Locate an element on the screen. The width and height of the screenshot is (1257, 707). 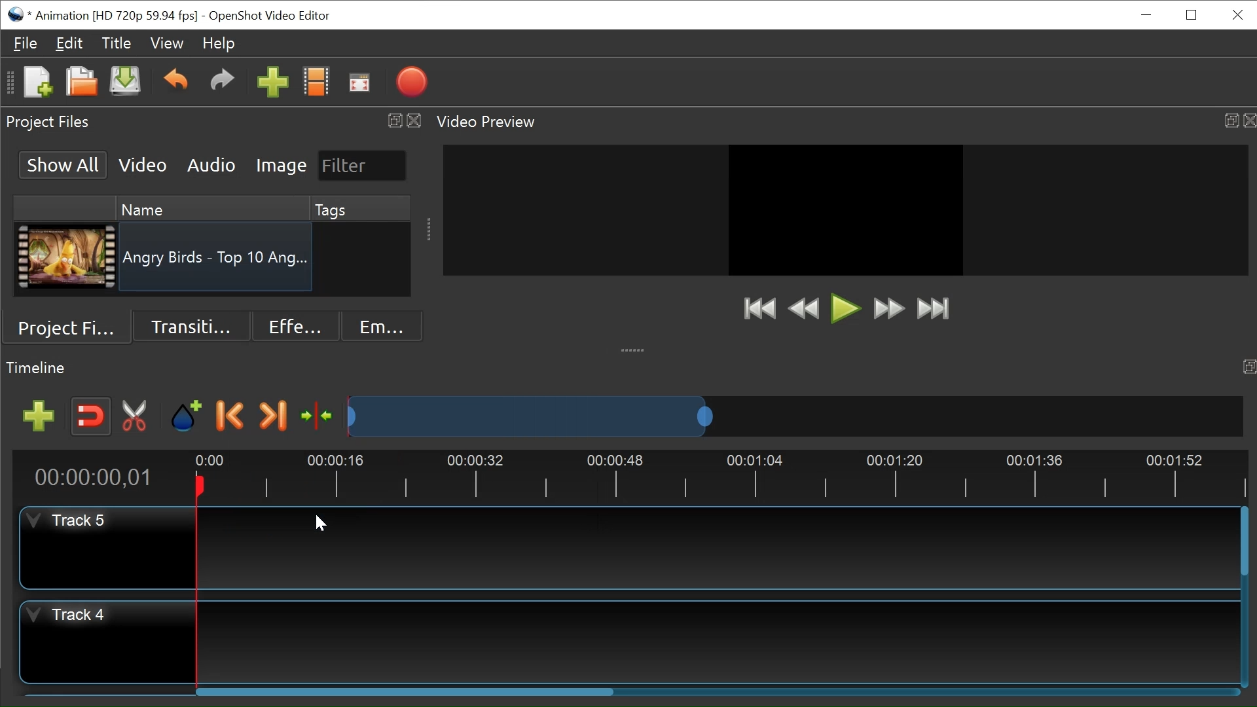
Preview Window is located at coordinates (846, 209).